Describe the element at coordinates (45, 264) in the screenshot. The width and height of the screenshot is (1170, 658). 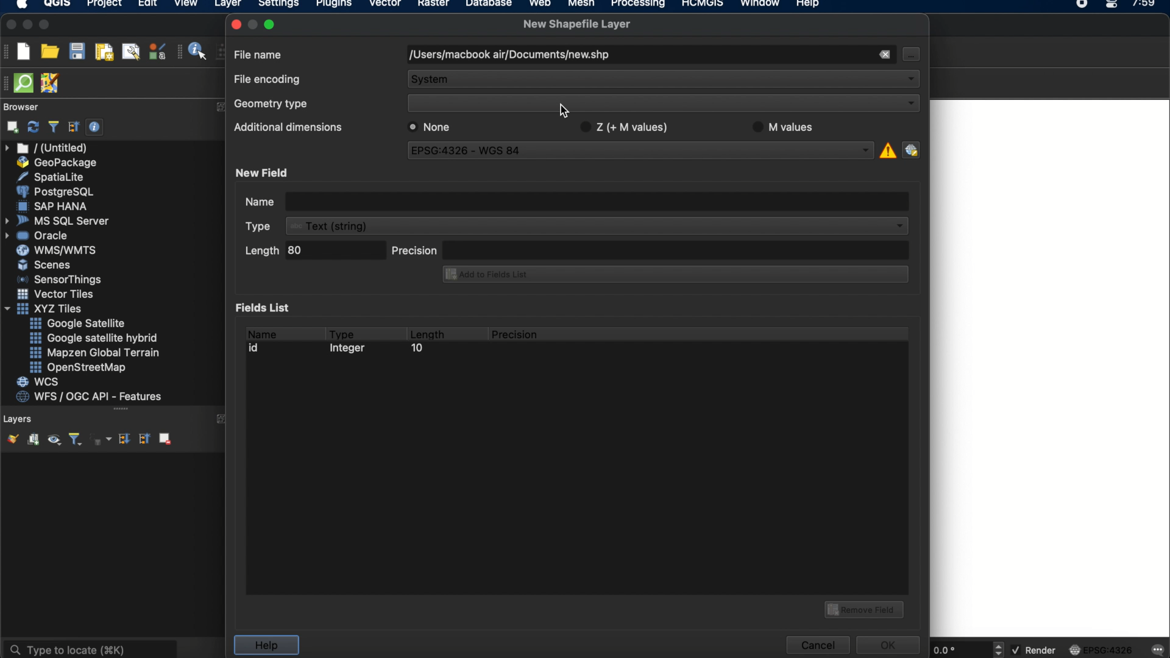
I see `scenes` at that location.